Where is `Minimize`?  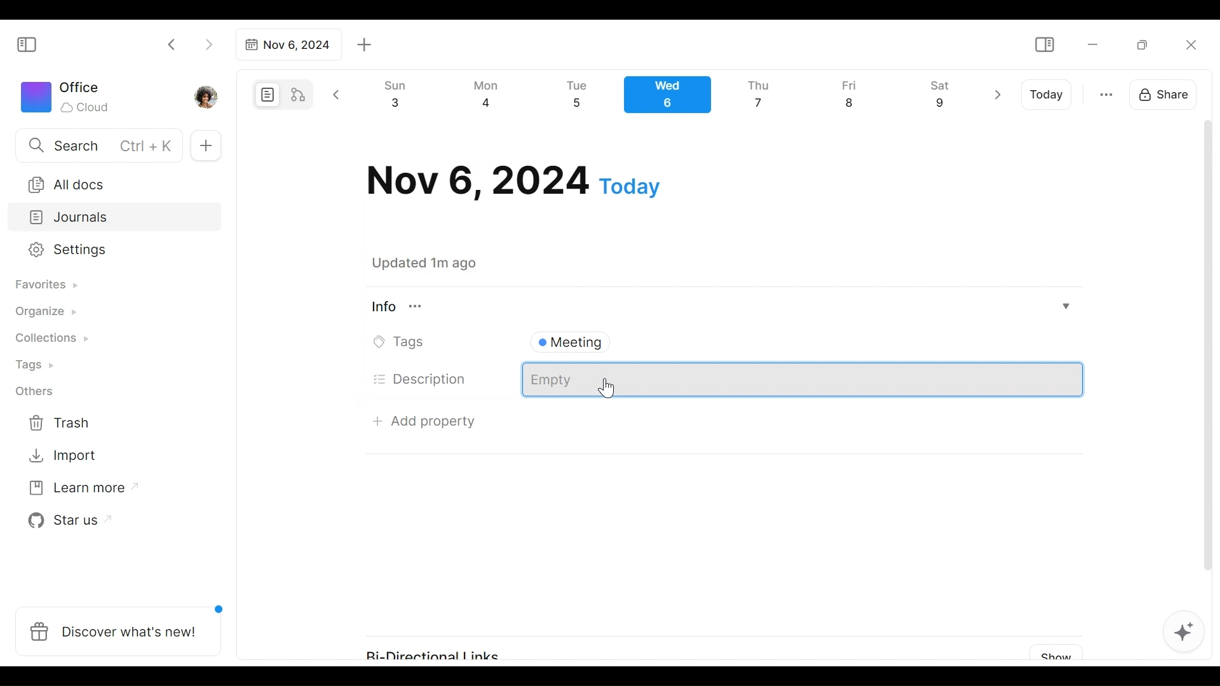 Minimize is located at coordinates (1093, 43).